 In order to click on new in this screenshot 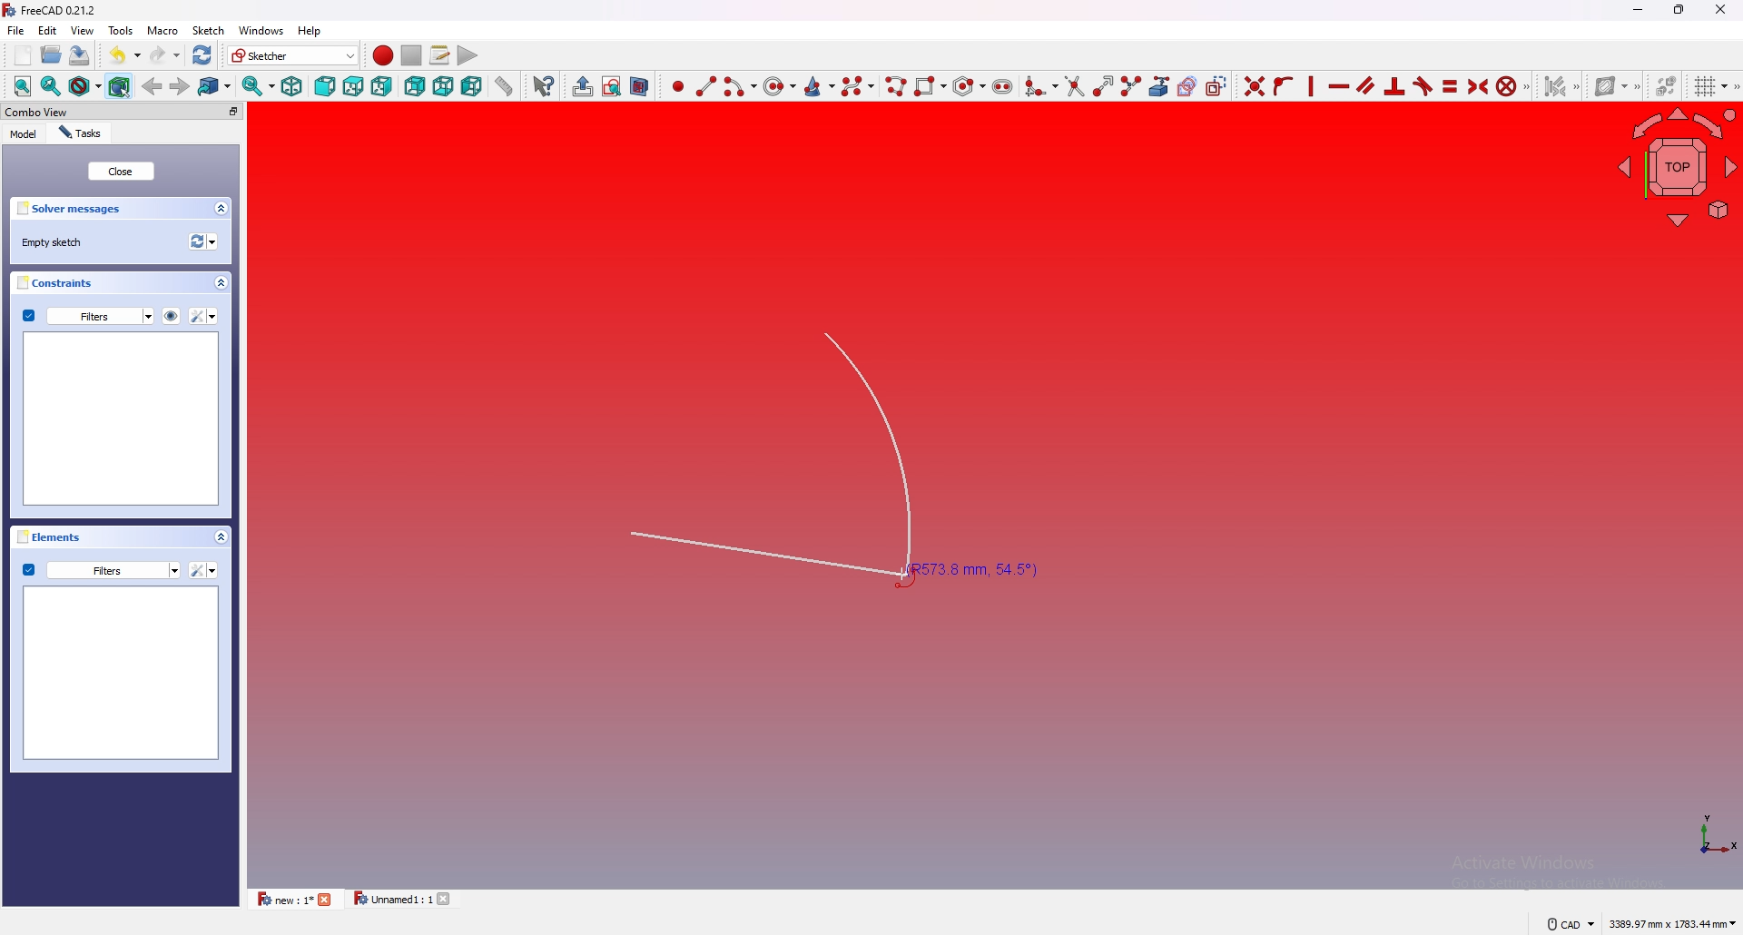, I will do `click(21, 55)`.